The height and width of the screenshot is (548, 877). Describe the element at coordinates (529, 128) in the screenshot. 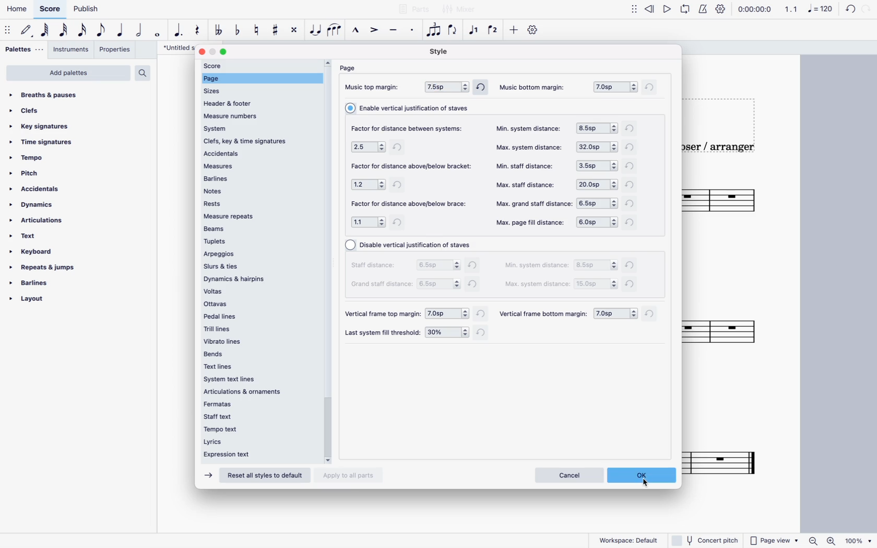

I see `min. system distance` at that location.